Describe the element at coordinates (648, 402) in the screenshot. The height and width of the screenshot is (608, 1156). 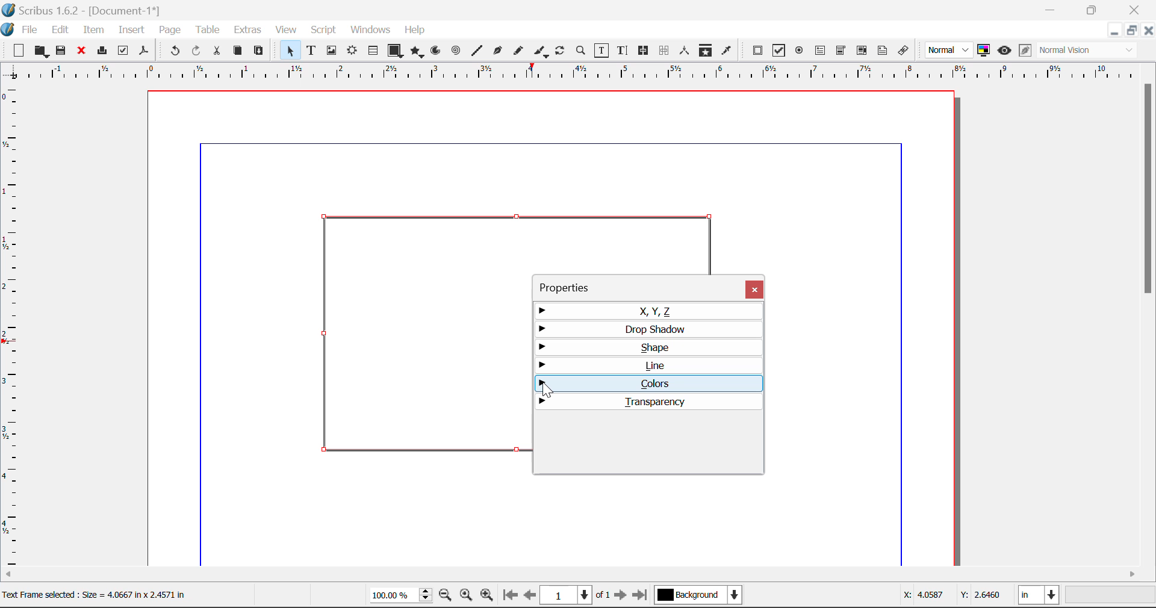
I see `Transparency` at that location.